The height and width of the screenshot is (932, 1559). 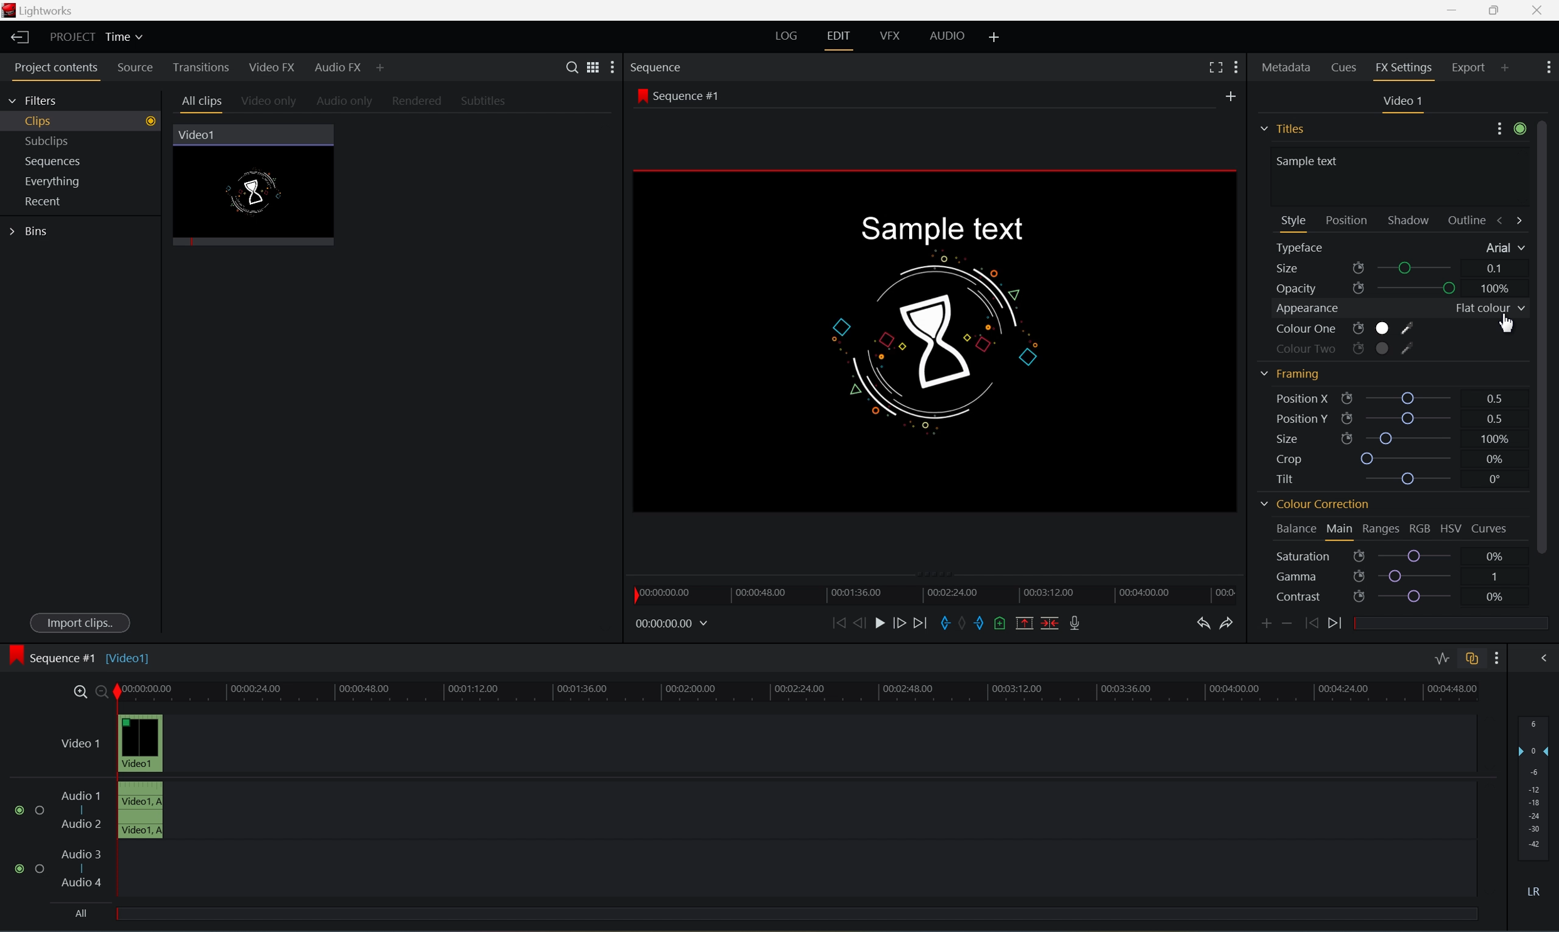 What do you see at coordinates (137, 68) in the screenshot?
I see `source` at bounding box center [137, 68].